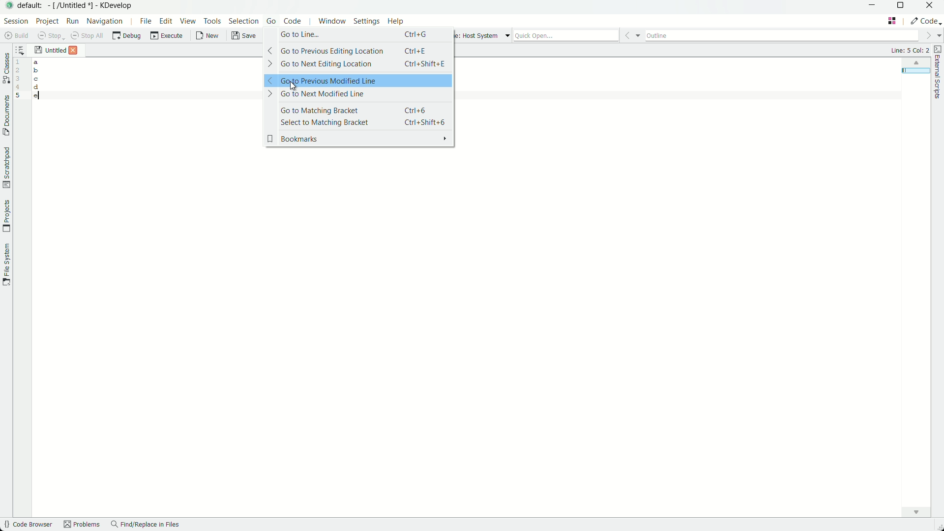 The image size is (944, 531). I want to click on go to previous editing location, so click(358, 51).